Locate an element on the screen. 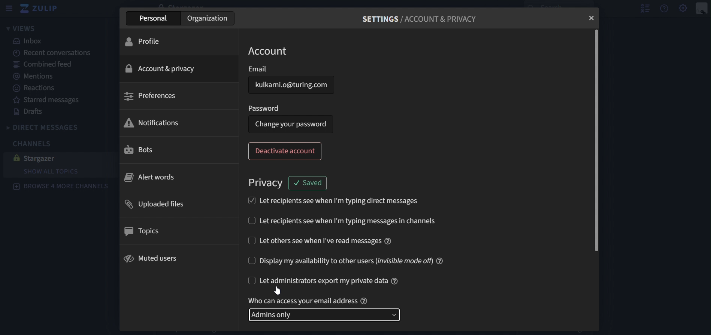  preferences is located at coordinates (152, 96).